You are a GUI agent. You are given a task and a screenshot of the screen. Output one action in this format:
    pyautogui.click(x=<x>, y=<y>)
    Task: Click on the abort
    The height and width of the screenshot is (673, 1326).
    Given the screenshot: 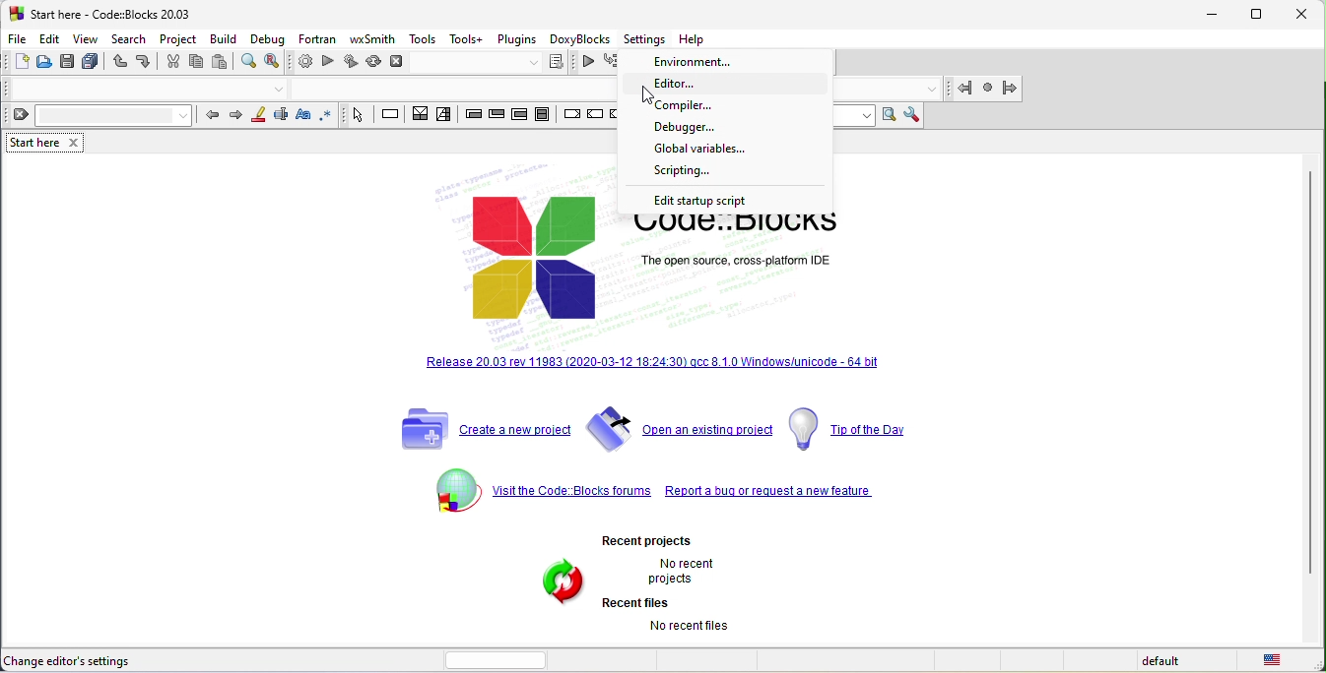 What is the action you would take?
    pyautogui.click(x=402, y=60)
    